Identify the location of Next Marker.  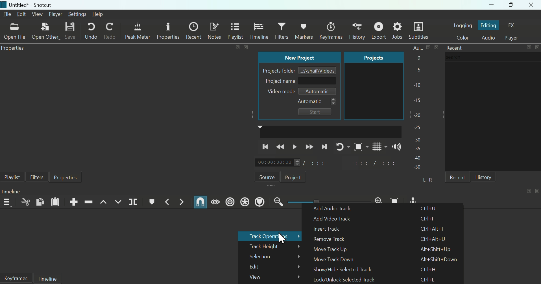
(182, 202).